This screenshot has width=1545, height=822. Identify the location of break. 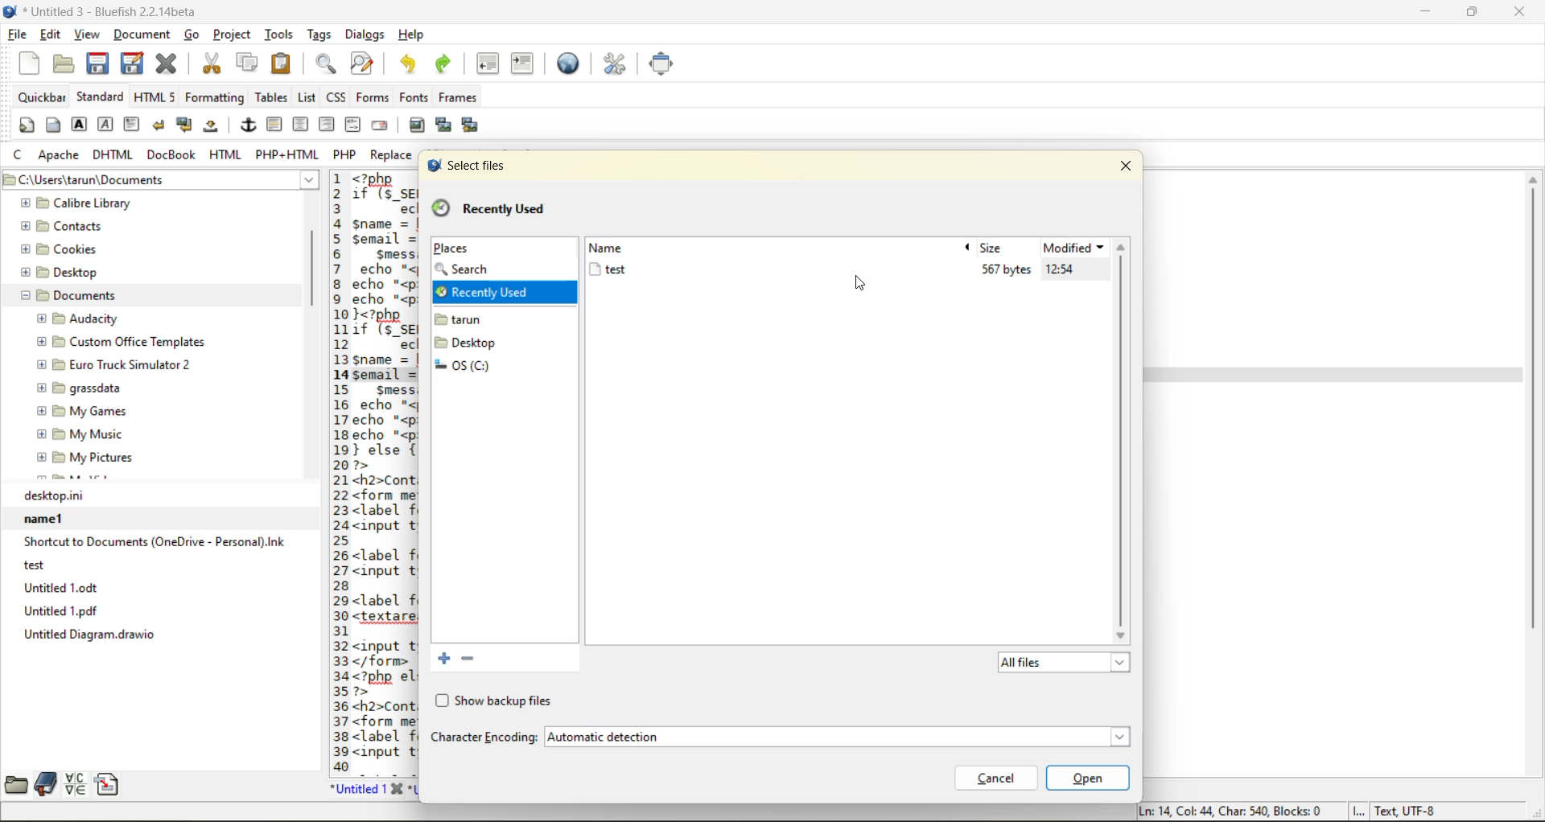
(160, 125).